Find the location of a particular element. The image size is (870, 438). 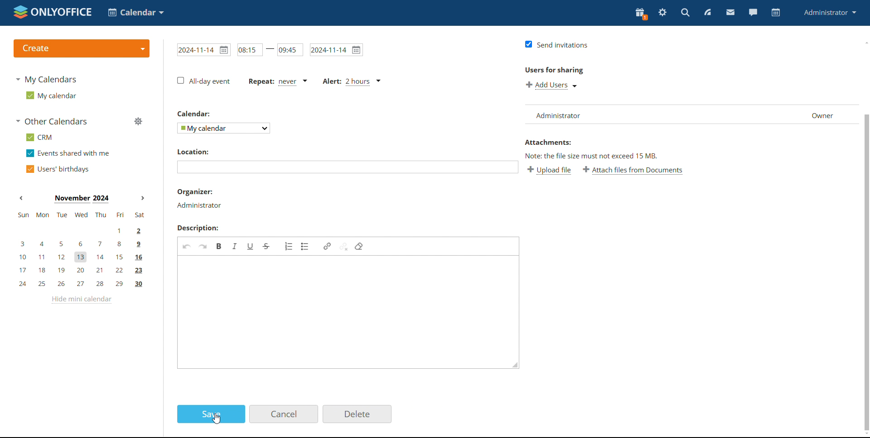

end date is located at coordinates (337, 50).